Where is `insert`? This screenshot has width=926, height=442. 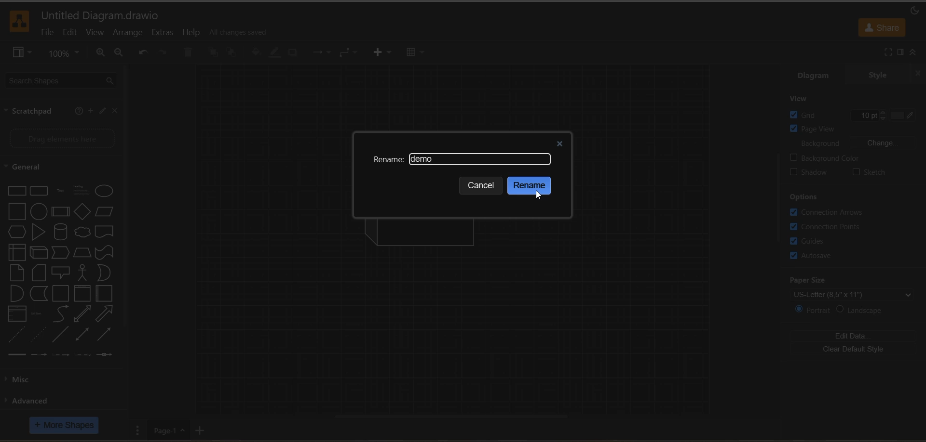
insert is located at coordinates (387, 53).